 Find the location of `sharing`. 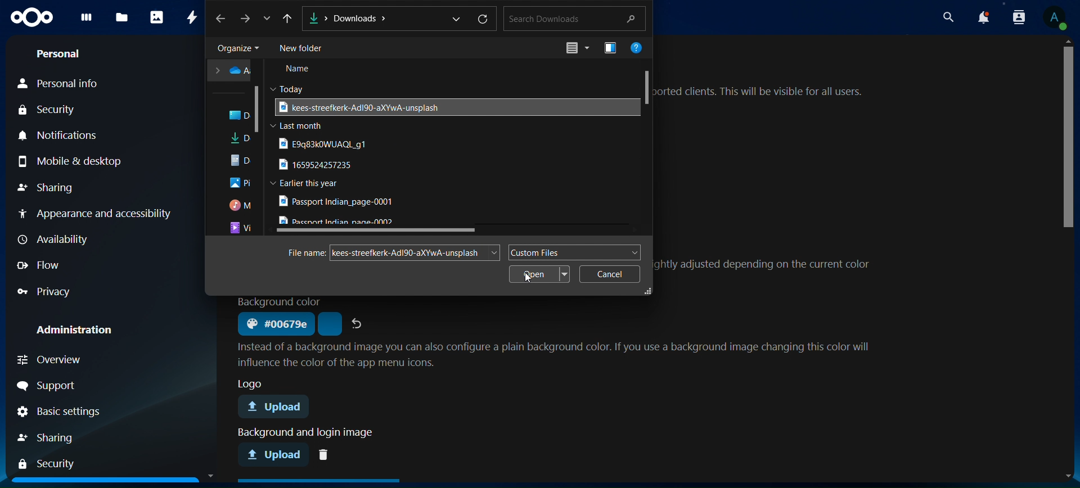

sharing is located at coordinates (53, 187).